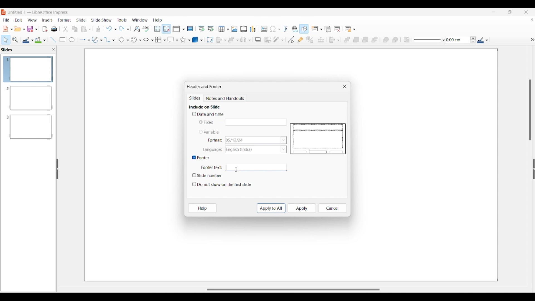  I want to click on Slide 1, so click(30, 69).